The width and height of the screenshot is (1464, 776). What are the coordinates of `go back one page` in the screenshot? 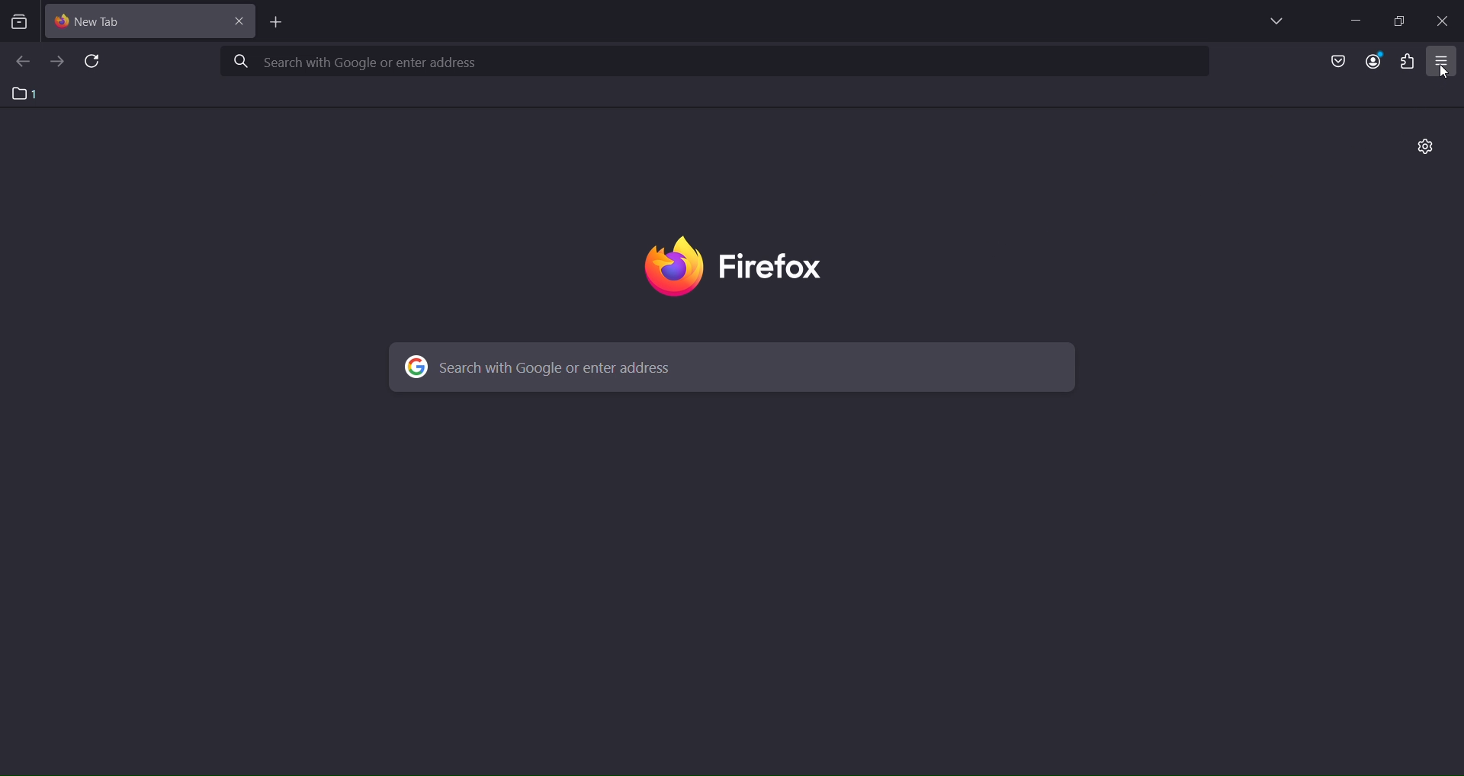 It's located at (22, 63).